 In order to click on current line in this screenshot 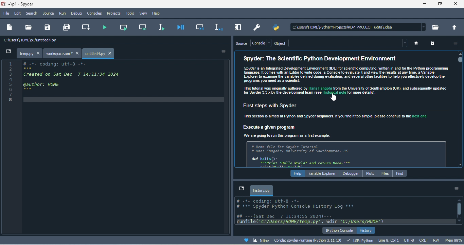, I will do `click(164, 26)`.